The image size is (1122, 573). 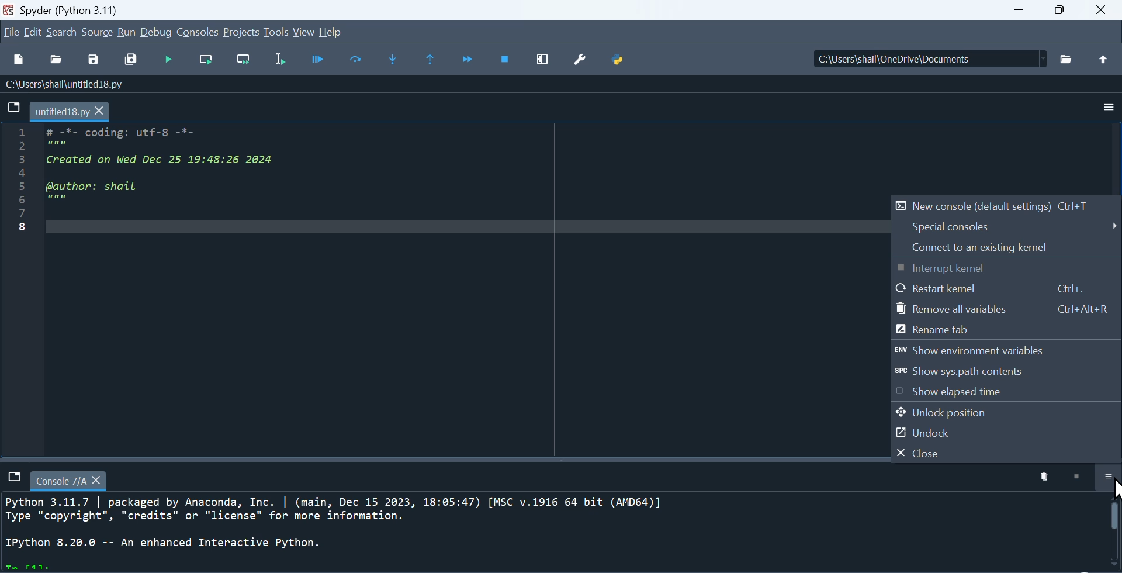 I want to click on python path manager, so click(x=618, y=58).